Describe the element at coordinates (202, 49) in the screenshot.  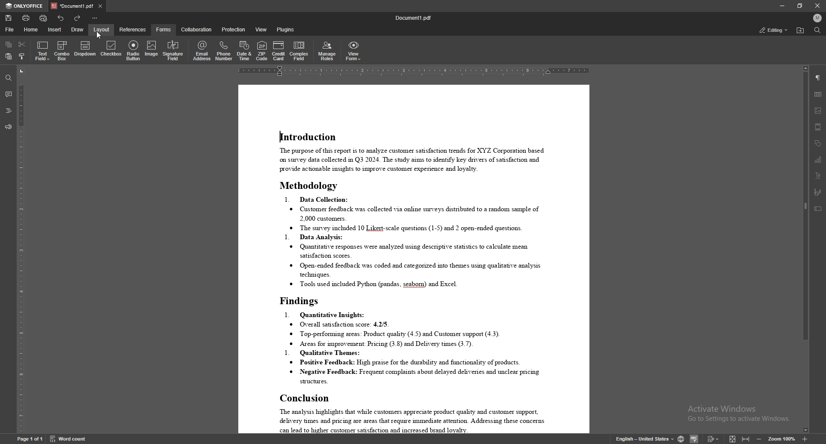
I see `email address` at that location.